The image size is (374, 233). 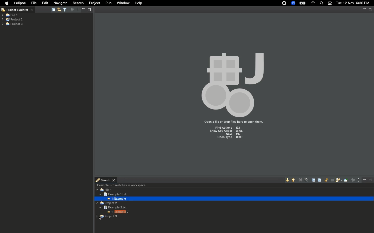 I want to click on Eclipse, so click(x=19, y=3).